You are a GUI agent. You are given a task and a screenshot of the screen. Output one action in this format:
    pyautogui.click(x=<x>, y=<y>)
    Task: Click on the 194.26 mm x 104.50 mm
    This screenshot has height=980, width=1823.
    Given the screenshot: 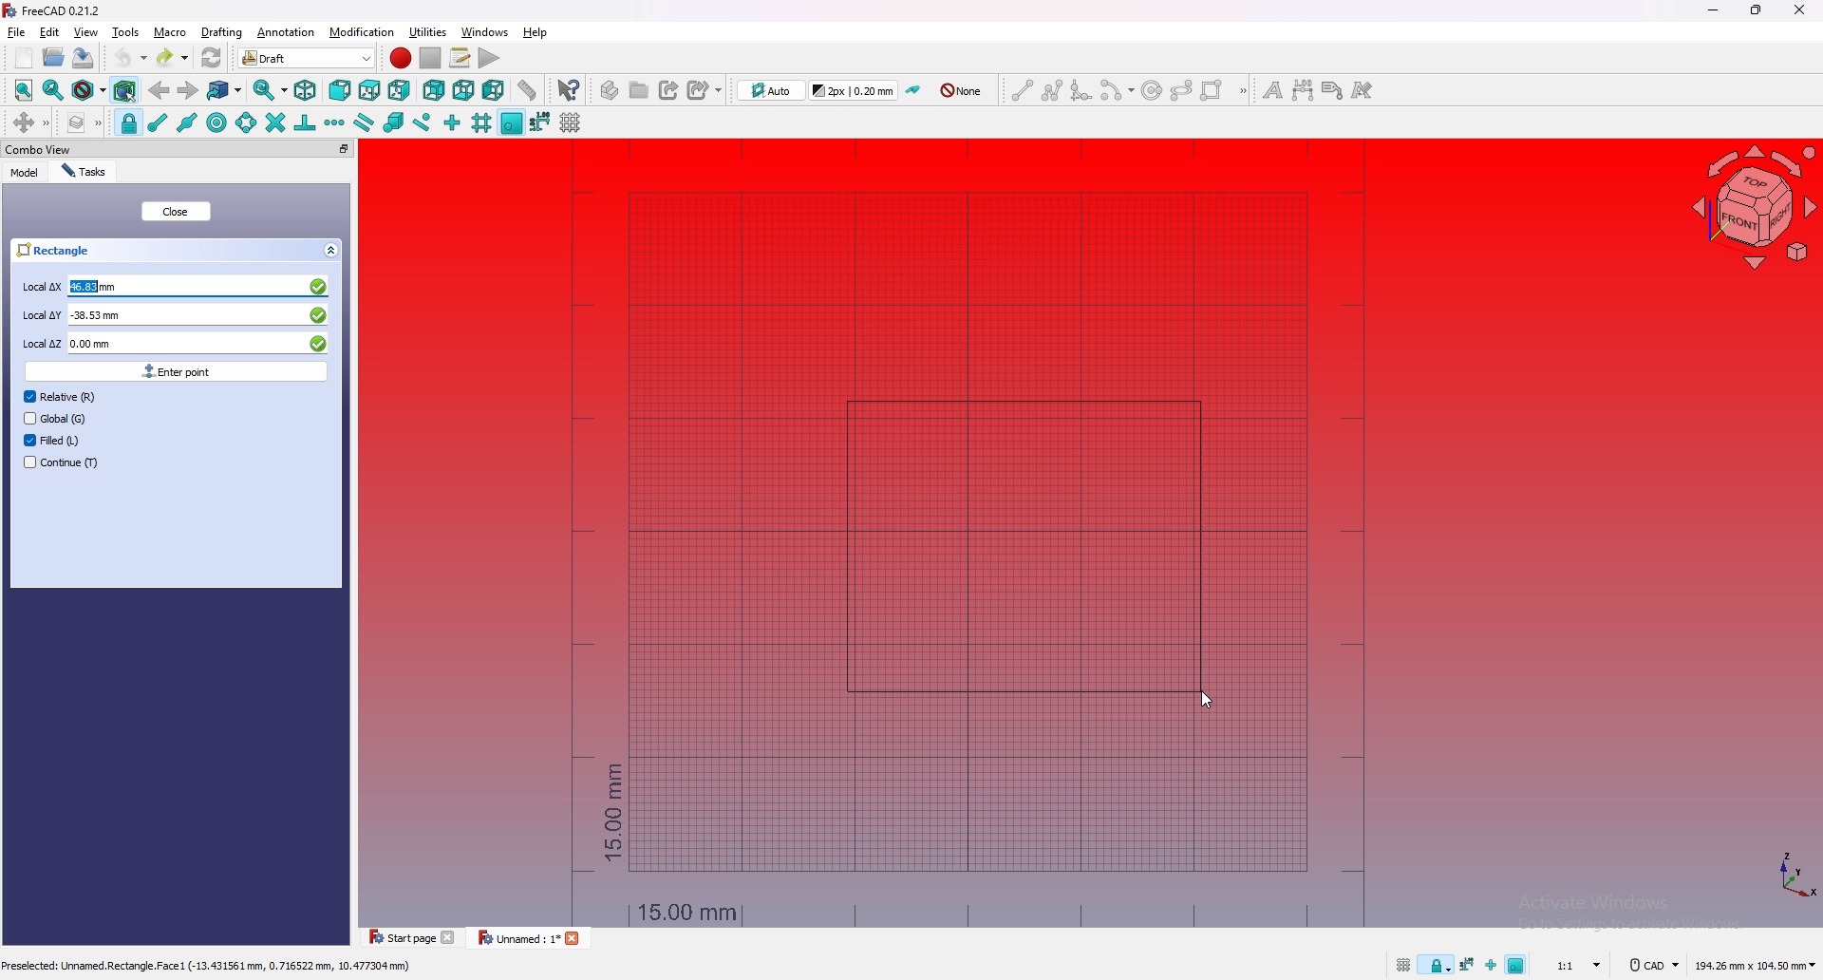 What is the action you would take?
    pyautogui.click(x=1755, y=966)
    